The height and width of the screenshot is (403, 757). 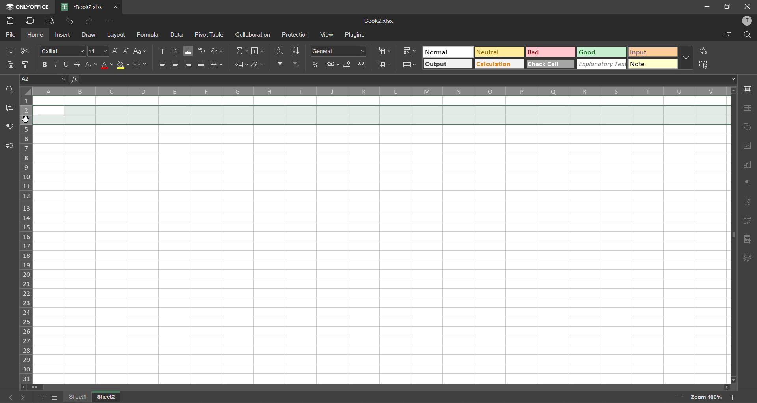 I want to click on bold, so click(x=45, y=64).